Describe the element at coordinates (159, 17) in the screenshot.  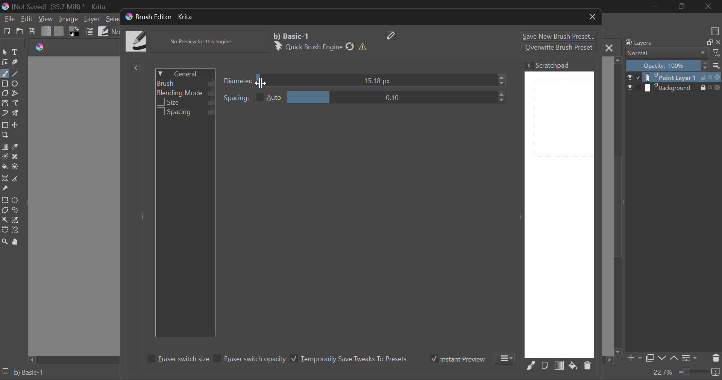
I see `Window Title` at that location.